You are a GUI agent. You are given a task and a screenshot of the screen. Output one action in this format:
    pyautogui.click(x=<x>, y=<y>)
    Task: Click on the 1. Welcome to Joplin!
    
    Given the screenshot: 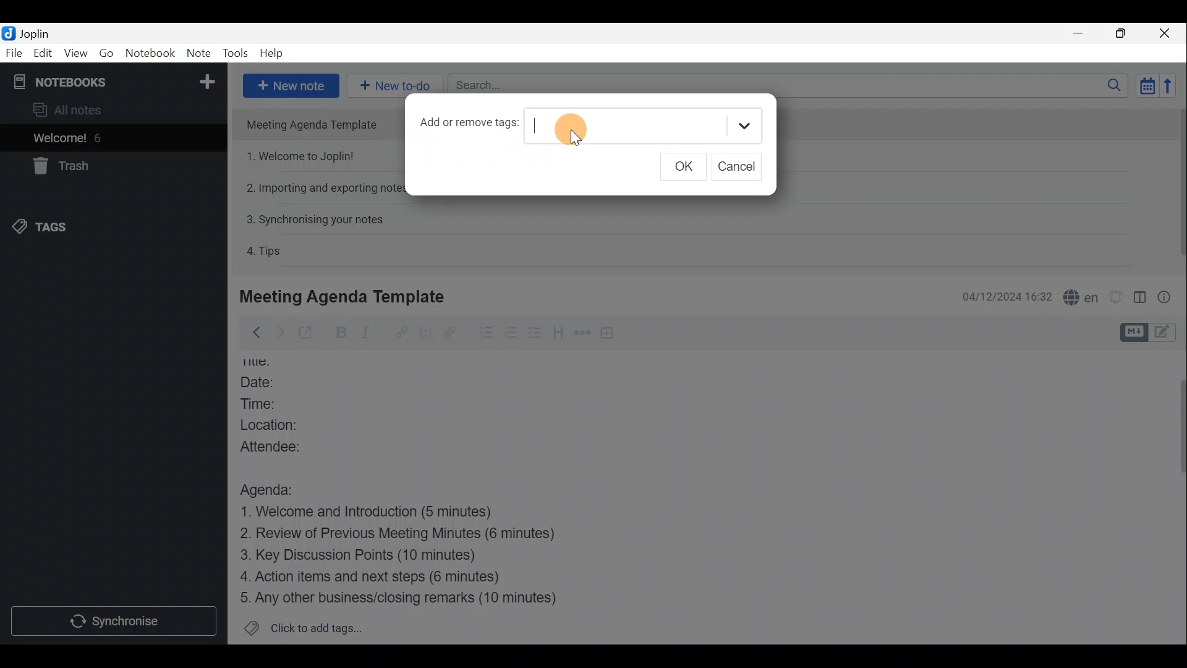 What is the action you would take?
    pyautogui.click(x=304, y=156)
    